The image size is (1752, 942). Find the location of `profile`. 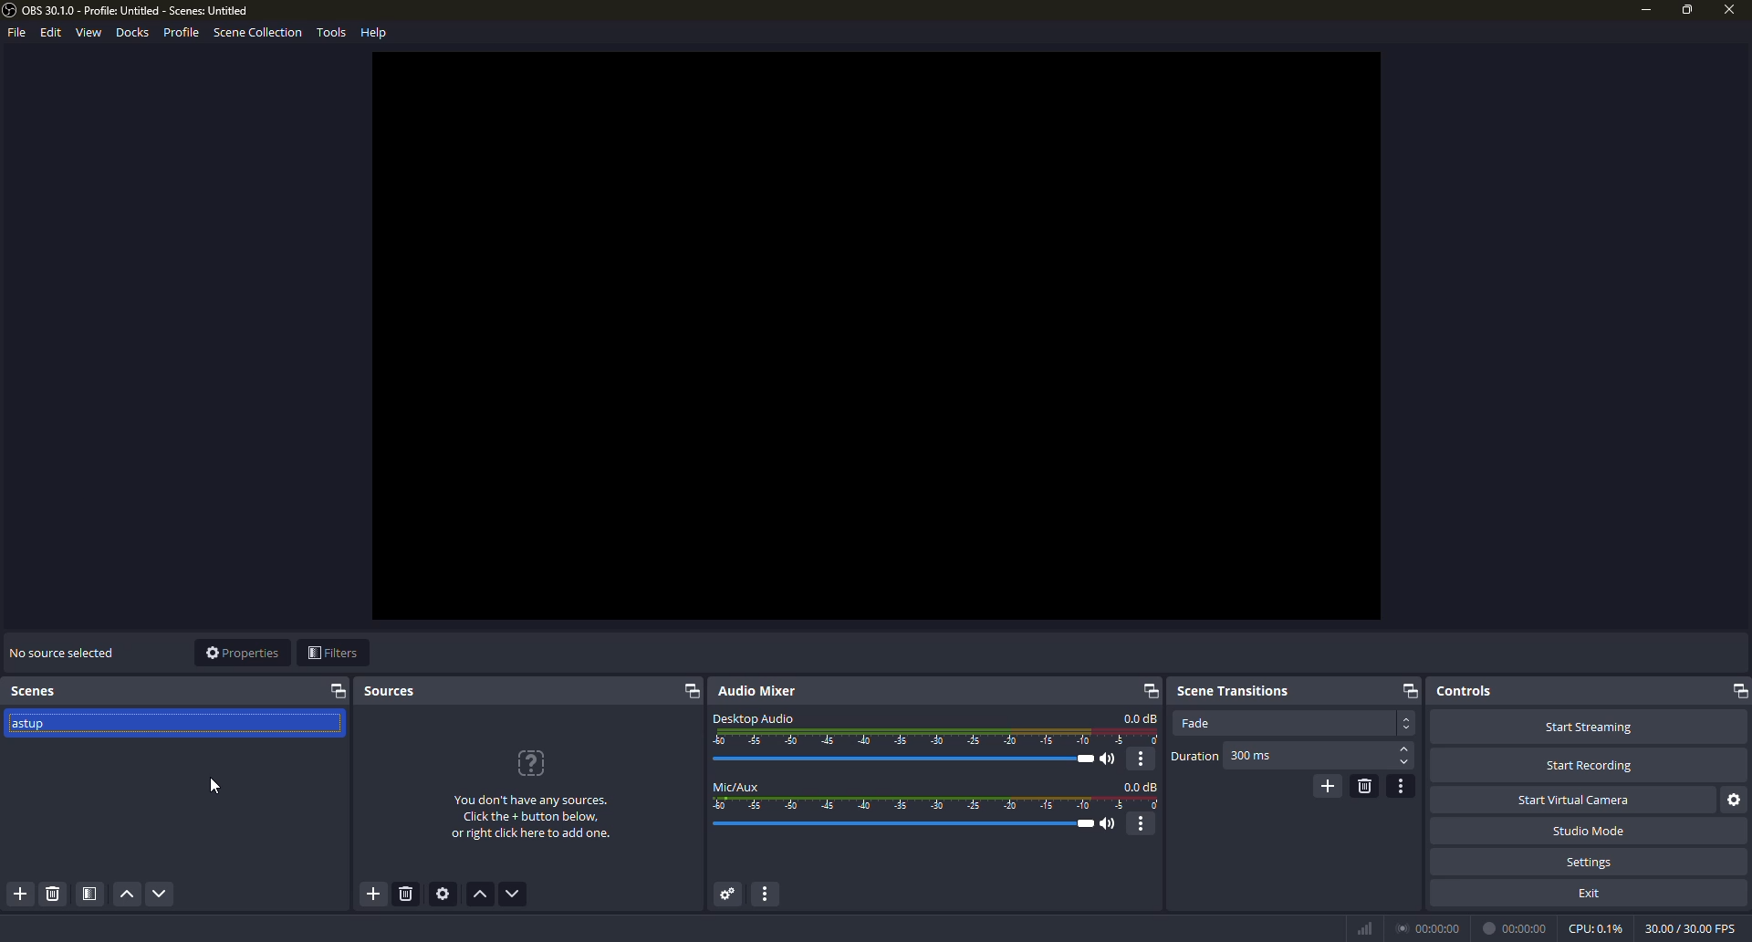

profile is located at coordinates (181, 32).